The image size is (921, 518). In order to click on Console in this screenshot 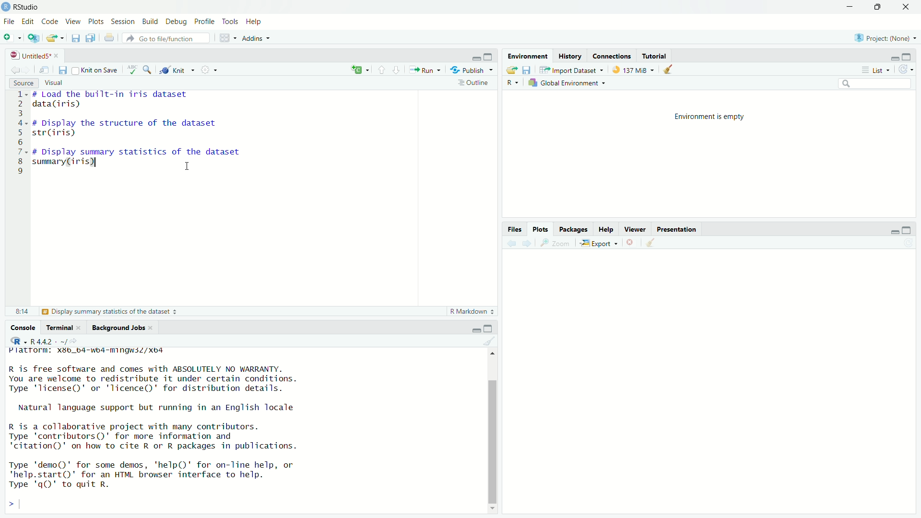, I will do `click(22, 328)`.